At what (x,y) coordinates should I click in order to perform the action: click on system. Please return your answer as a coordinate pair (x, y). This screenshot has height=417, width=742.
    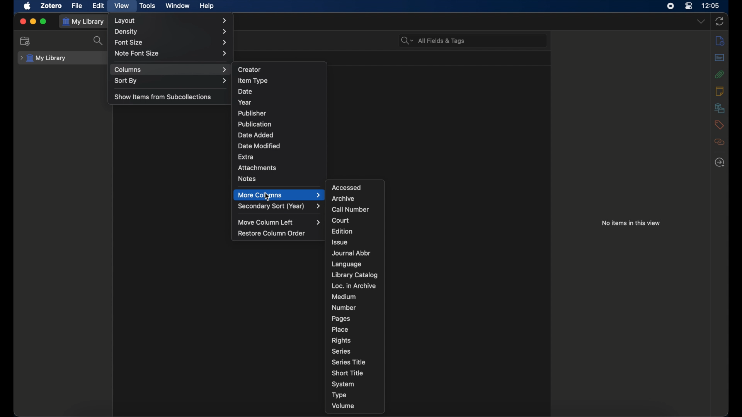
    Looking at the image, I should click on (343, 385).